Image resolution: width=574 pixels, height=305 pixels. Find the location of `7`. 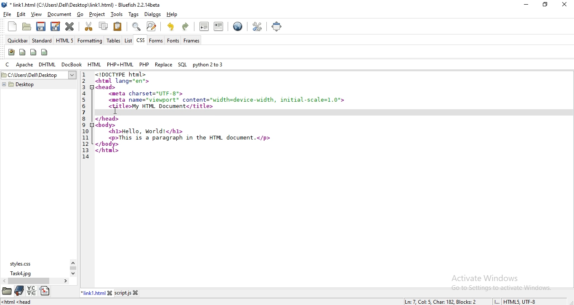

7 is located at coordinates (84, 113).